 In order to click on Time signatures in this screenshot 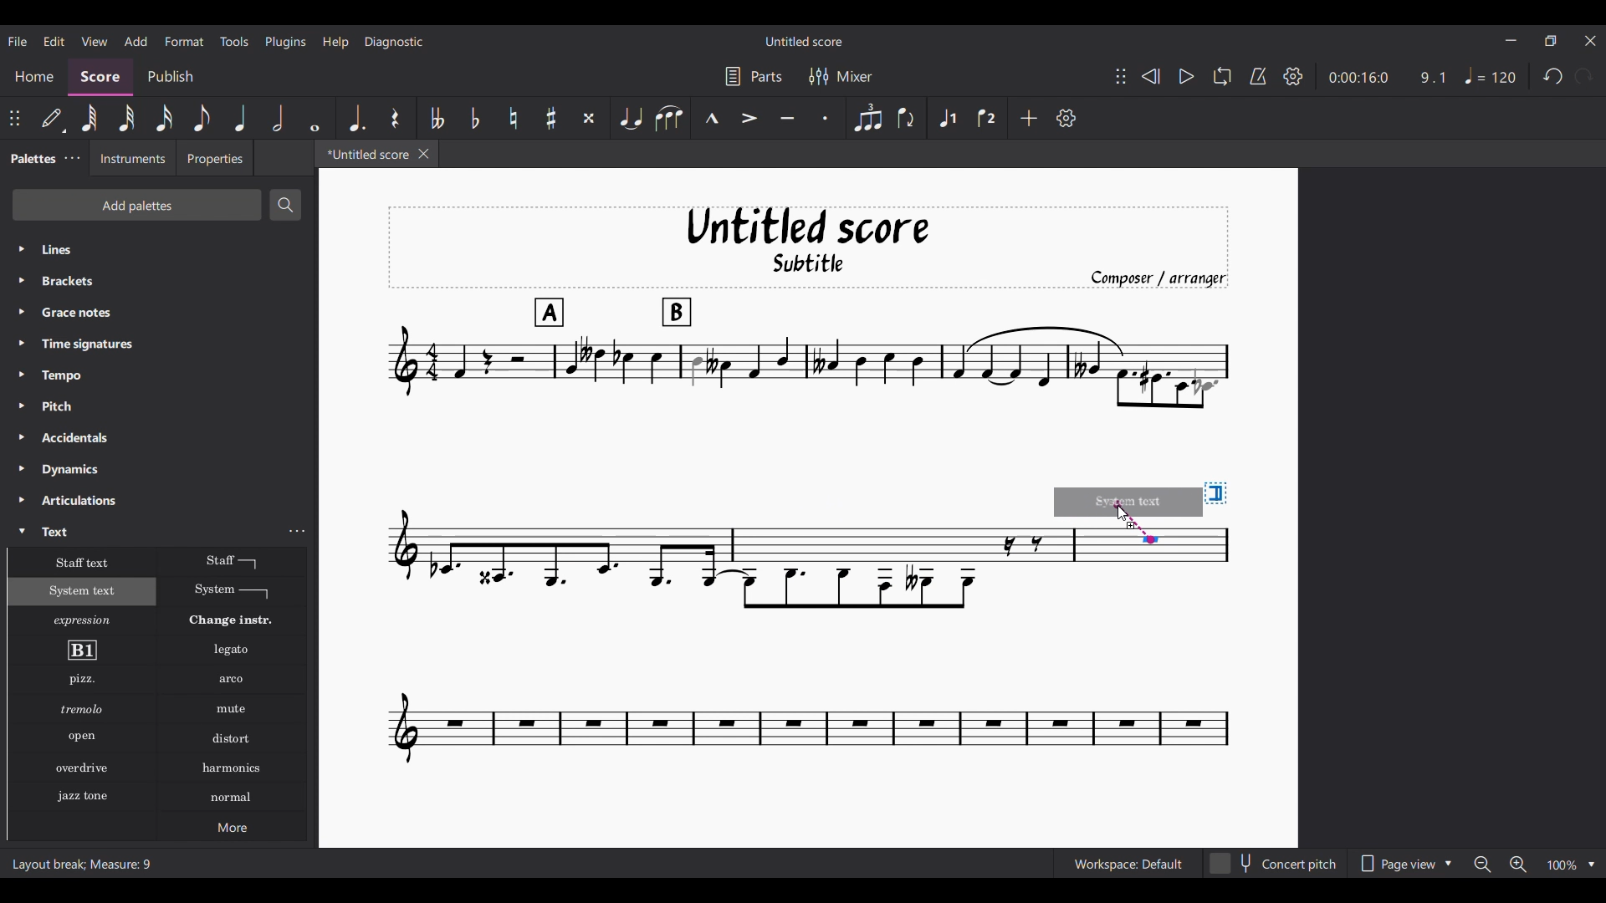, I will do `click(160, 344)`.